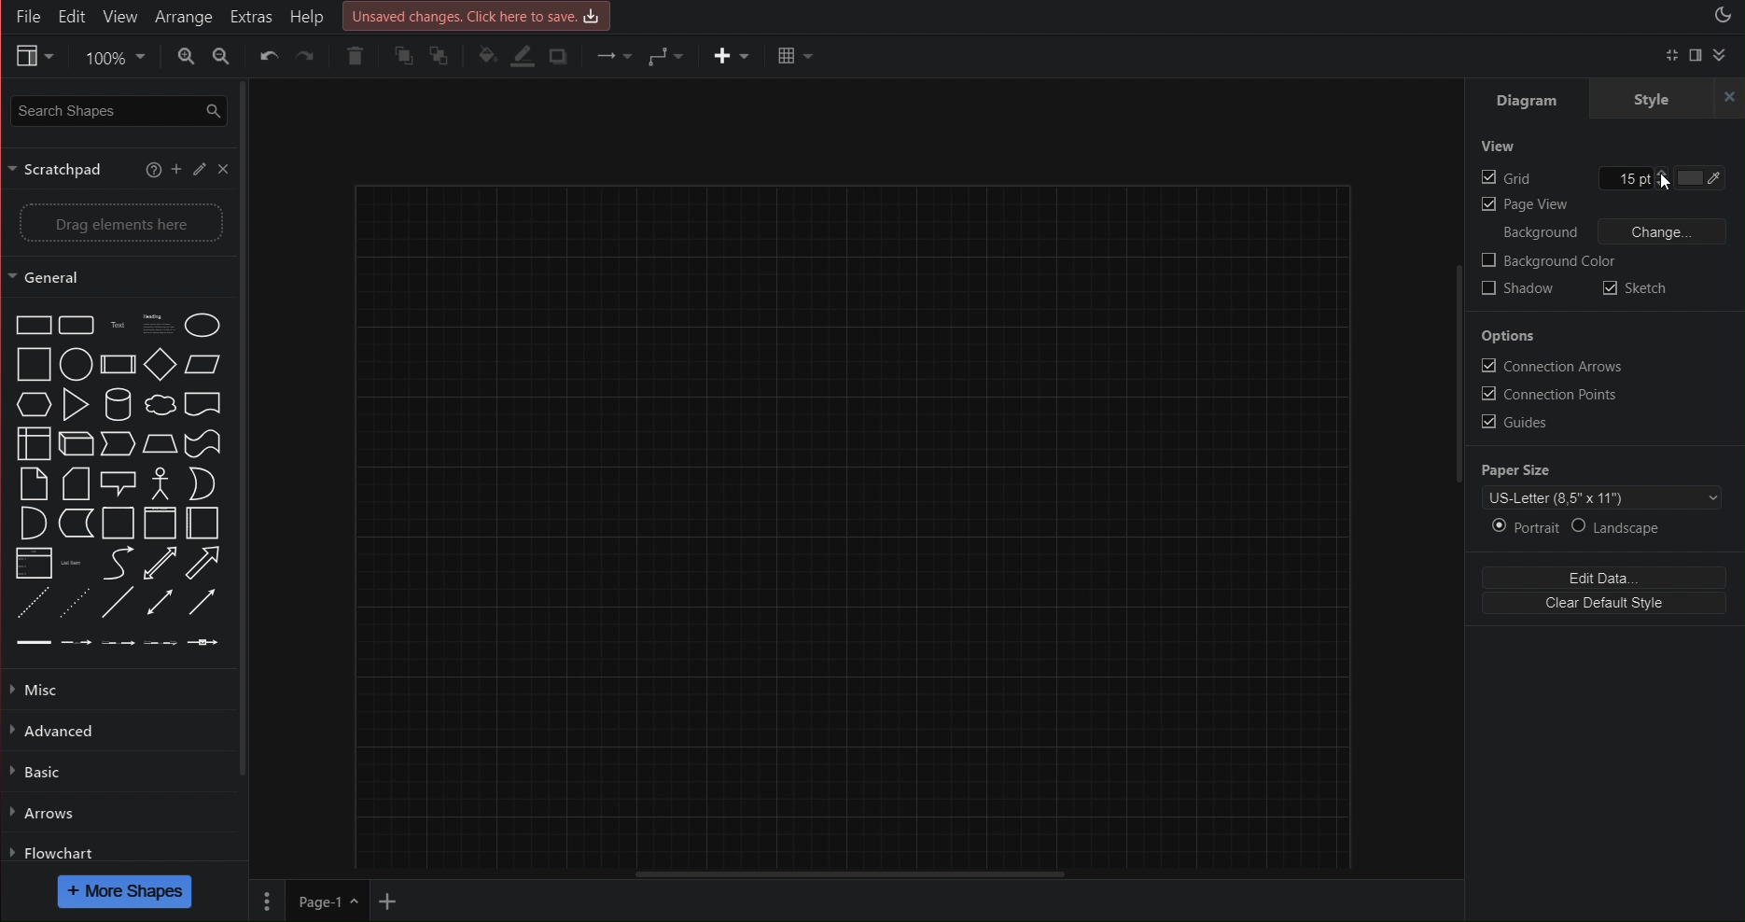 The image size is (1745, 922). I want to click on More Shapes, so click(127, 892).